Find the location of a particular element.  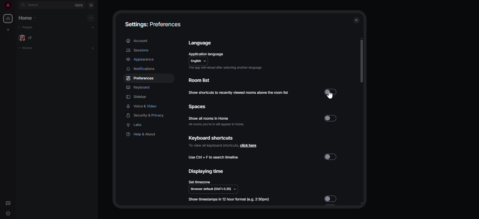

navigator is located at coordinates (92, 5).